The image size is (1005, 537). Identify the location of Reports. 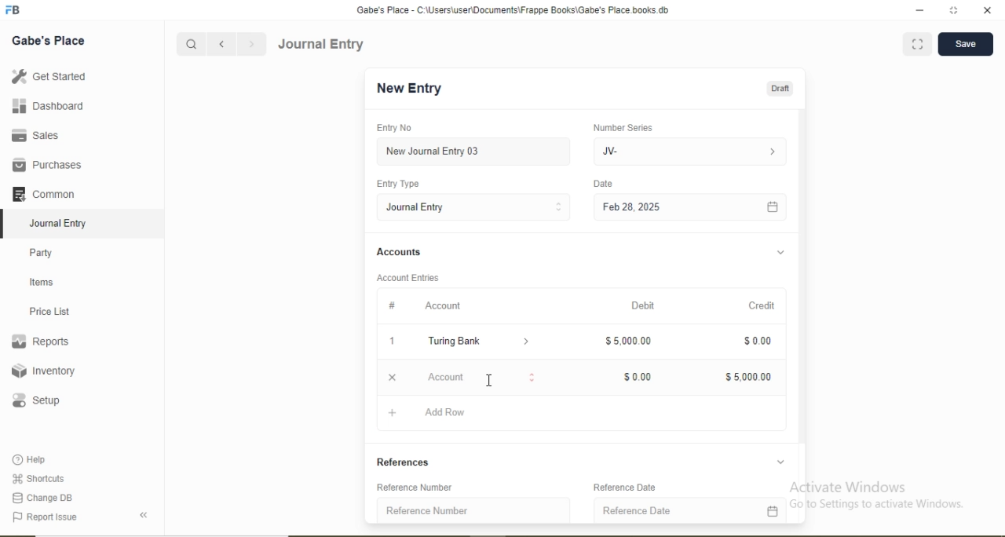
(40, 342).